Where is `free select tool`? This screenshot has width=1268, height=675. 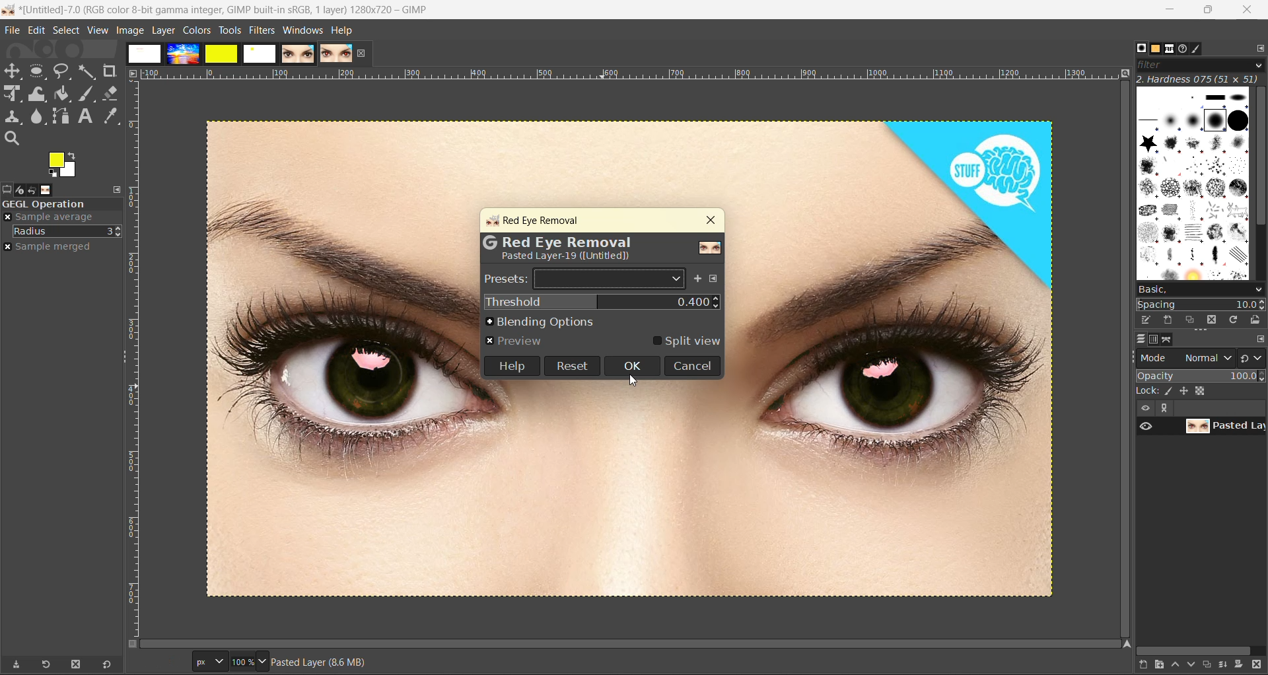 free select tool is located at coordinates (63, 72).